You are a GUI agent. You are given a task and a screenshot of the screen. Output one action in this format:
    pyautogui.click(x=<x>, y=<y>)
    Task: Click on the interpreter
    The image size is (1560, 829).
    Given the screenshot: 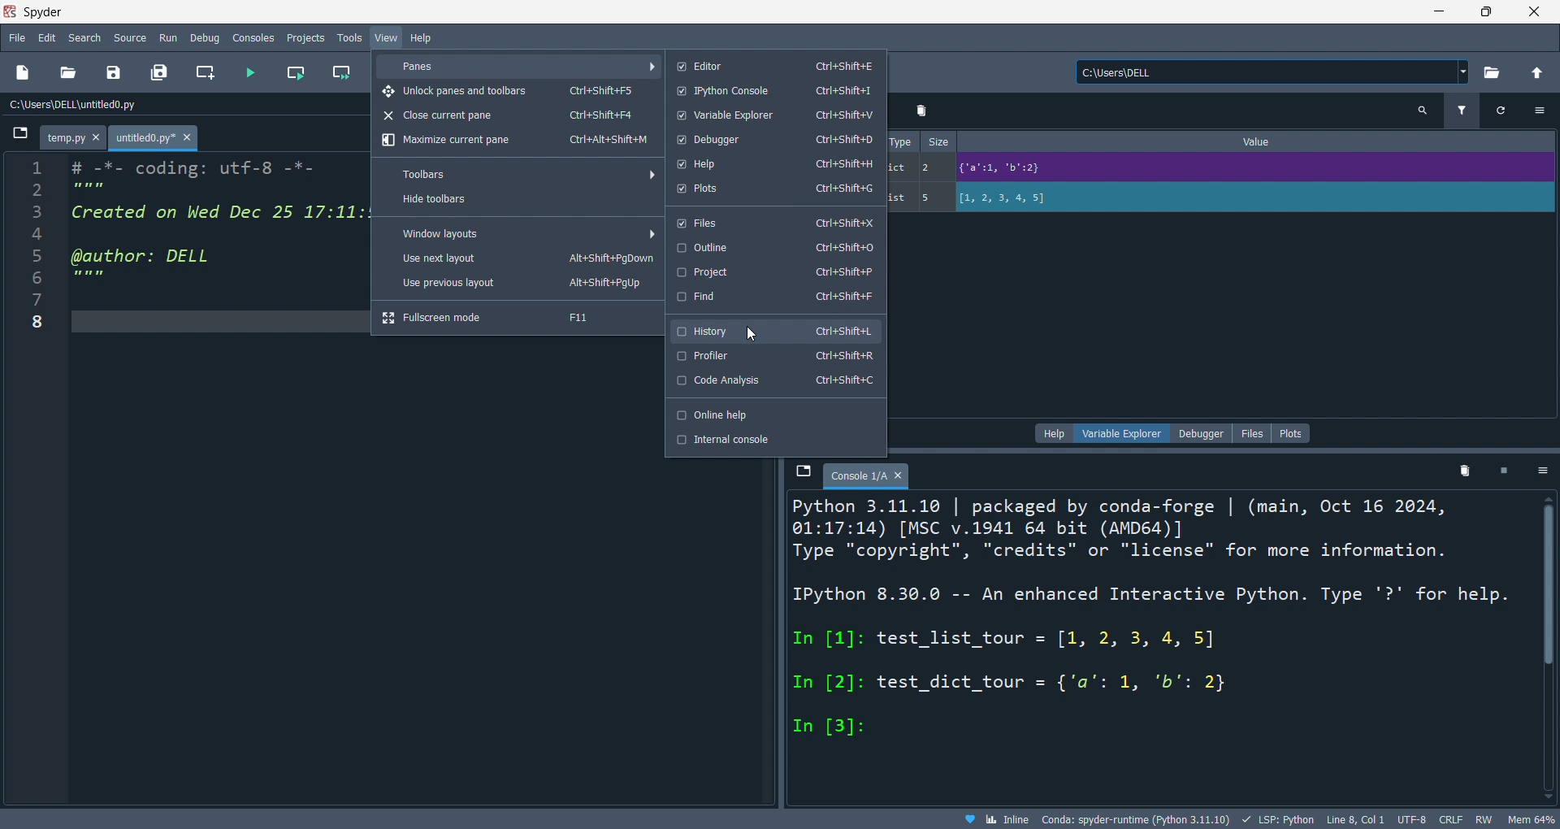 What is the action you would take?
    pyautogui.click(x=1137, y=819)
    